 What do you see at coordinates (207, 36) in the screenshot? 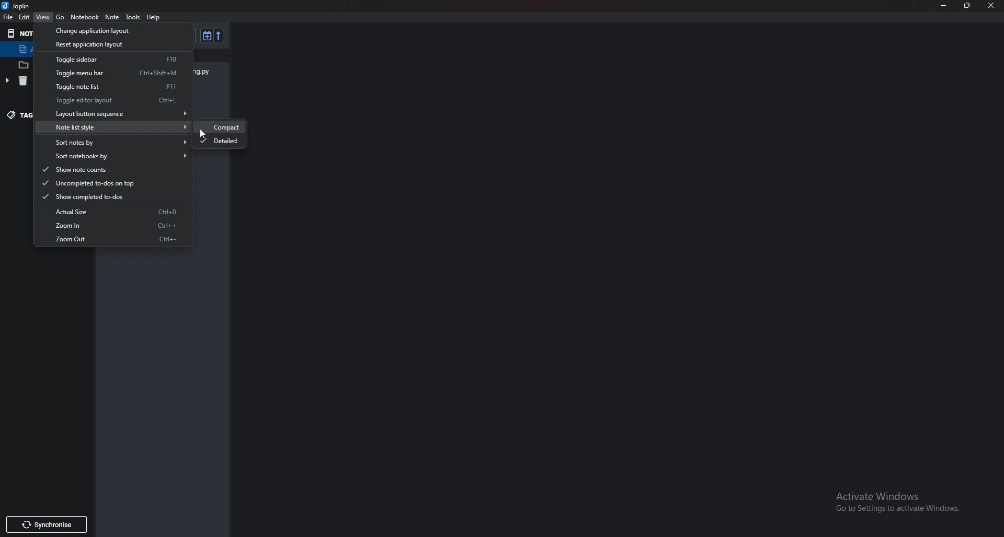
I see `toggle sort order` at bounding box center [207, 36].